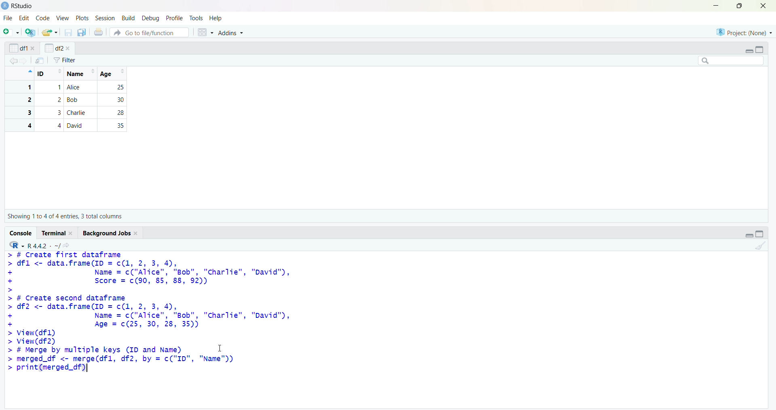 This screenshot has height=410, width=776. Describe the element at coordinates (749, 235) in the screenshot. I see `Collapse/expand ` at that location.